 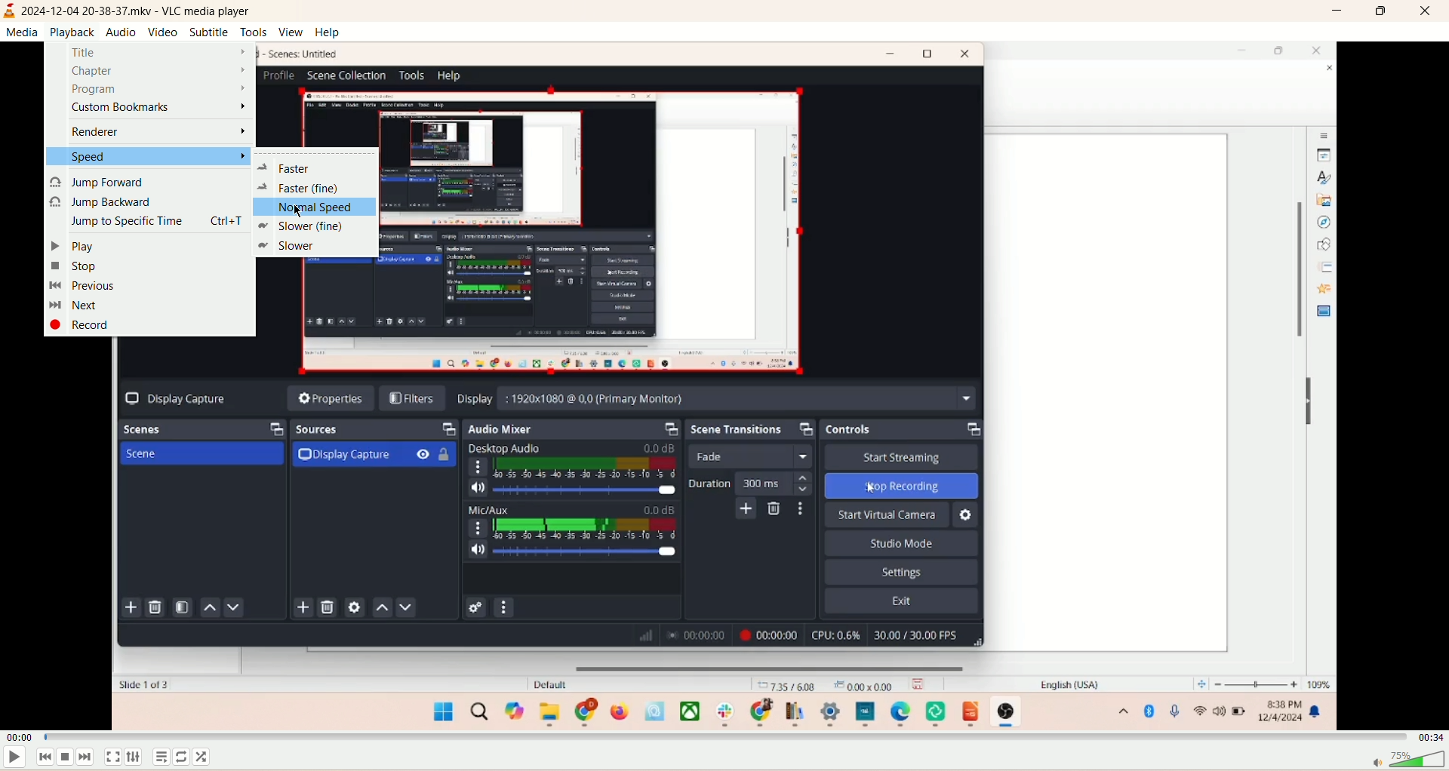 What do you see at coordinates (306, 225) in the screenshot?
I see `slower (fine)` at bounding box center [306, 225].